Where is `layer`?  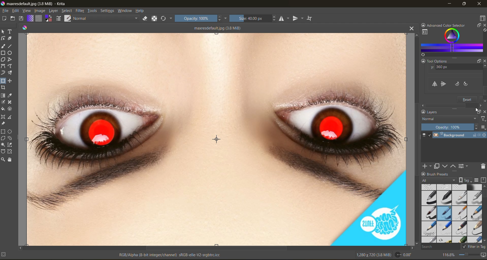 layer is located at coordinates (53, 11).